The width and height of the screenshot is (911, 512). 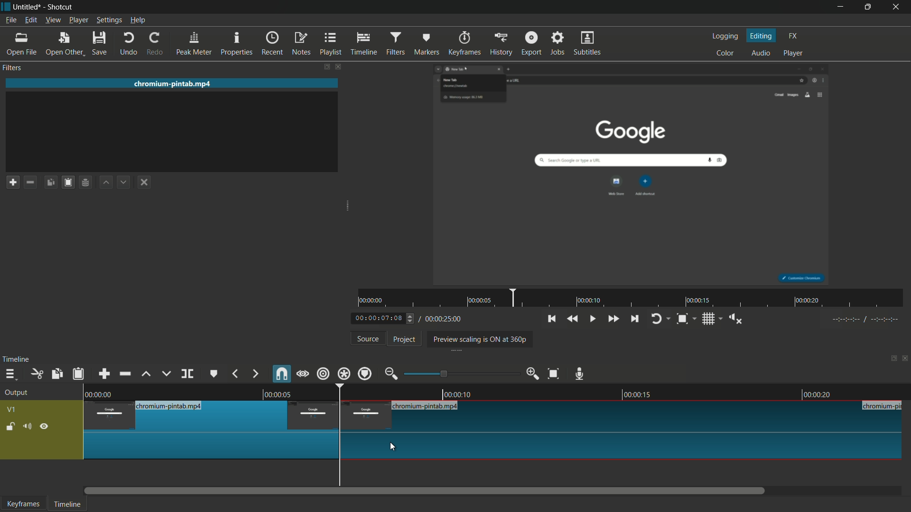 I want to click on app name, so click(x=59, y=7).